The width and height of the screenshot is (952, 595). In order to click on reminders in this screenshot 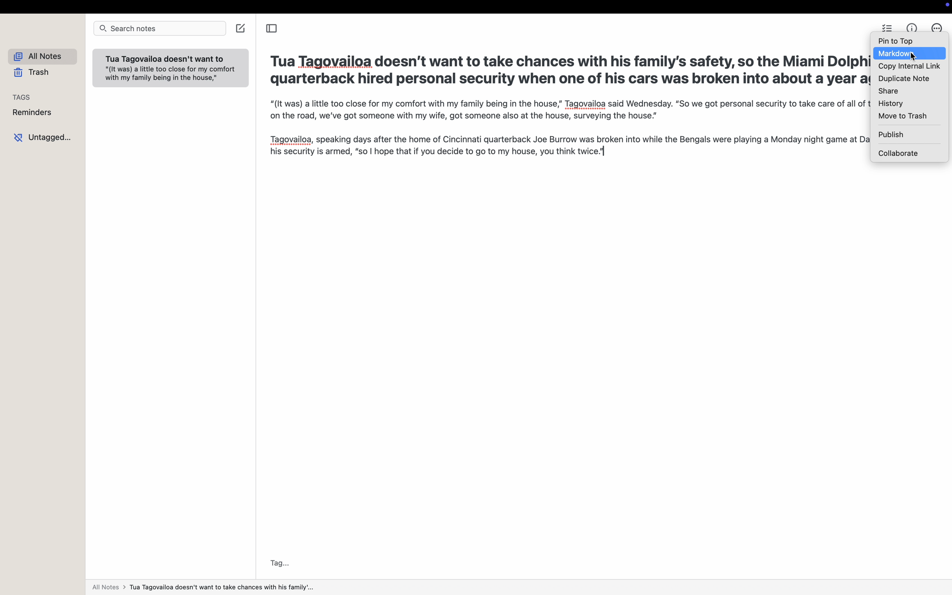, I will do `click(33, 113)`.